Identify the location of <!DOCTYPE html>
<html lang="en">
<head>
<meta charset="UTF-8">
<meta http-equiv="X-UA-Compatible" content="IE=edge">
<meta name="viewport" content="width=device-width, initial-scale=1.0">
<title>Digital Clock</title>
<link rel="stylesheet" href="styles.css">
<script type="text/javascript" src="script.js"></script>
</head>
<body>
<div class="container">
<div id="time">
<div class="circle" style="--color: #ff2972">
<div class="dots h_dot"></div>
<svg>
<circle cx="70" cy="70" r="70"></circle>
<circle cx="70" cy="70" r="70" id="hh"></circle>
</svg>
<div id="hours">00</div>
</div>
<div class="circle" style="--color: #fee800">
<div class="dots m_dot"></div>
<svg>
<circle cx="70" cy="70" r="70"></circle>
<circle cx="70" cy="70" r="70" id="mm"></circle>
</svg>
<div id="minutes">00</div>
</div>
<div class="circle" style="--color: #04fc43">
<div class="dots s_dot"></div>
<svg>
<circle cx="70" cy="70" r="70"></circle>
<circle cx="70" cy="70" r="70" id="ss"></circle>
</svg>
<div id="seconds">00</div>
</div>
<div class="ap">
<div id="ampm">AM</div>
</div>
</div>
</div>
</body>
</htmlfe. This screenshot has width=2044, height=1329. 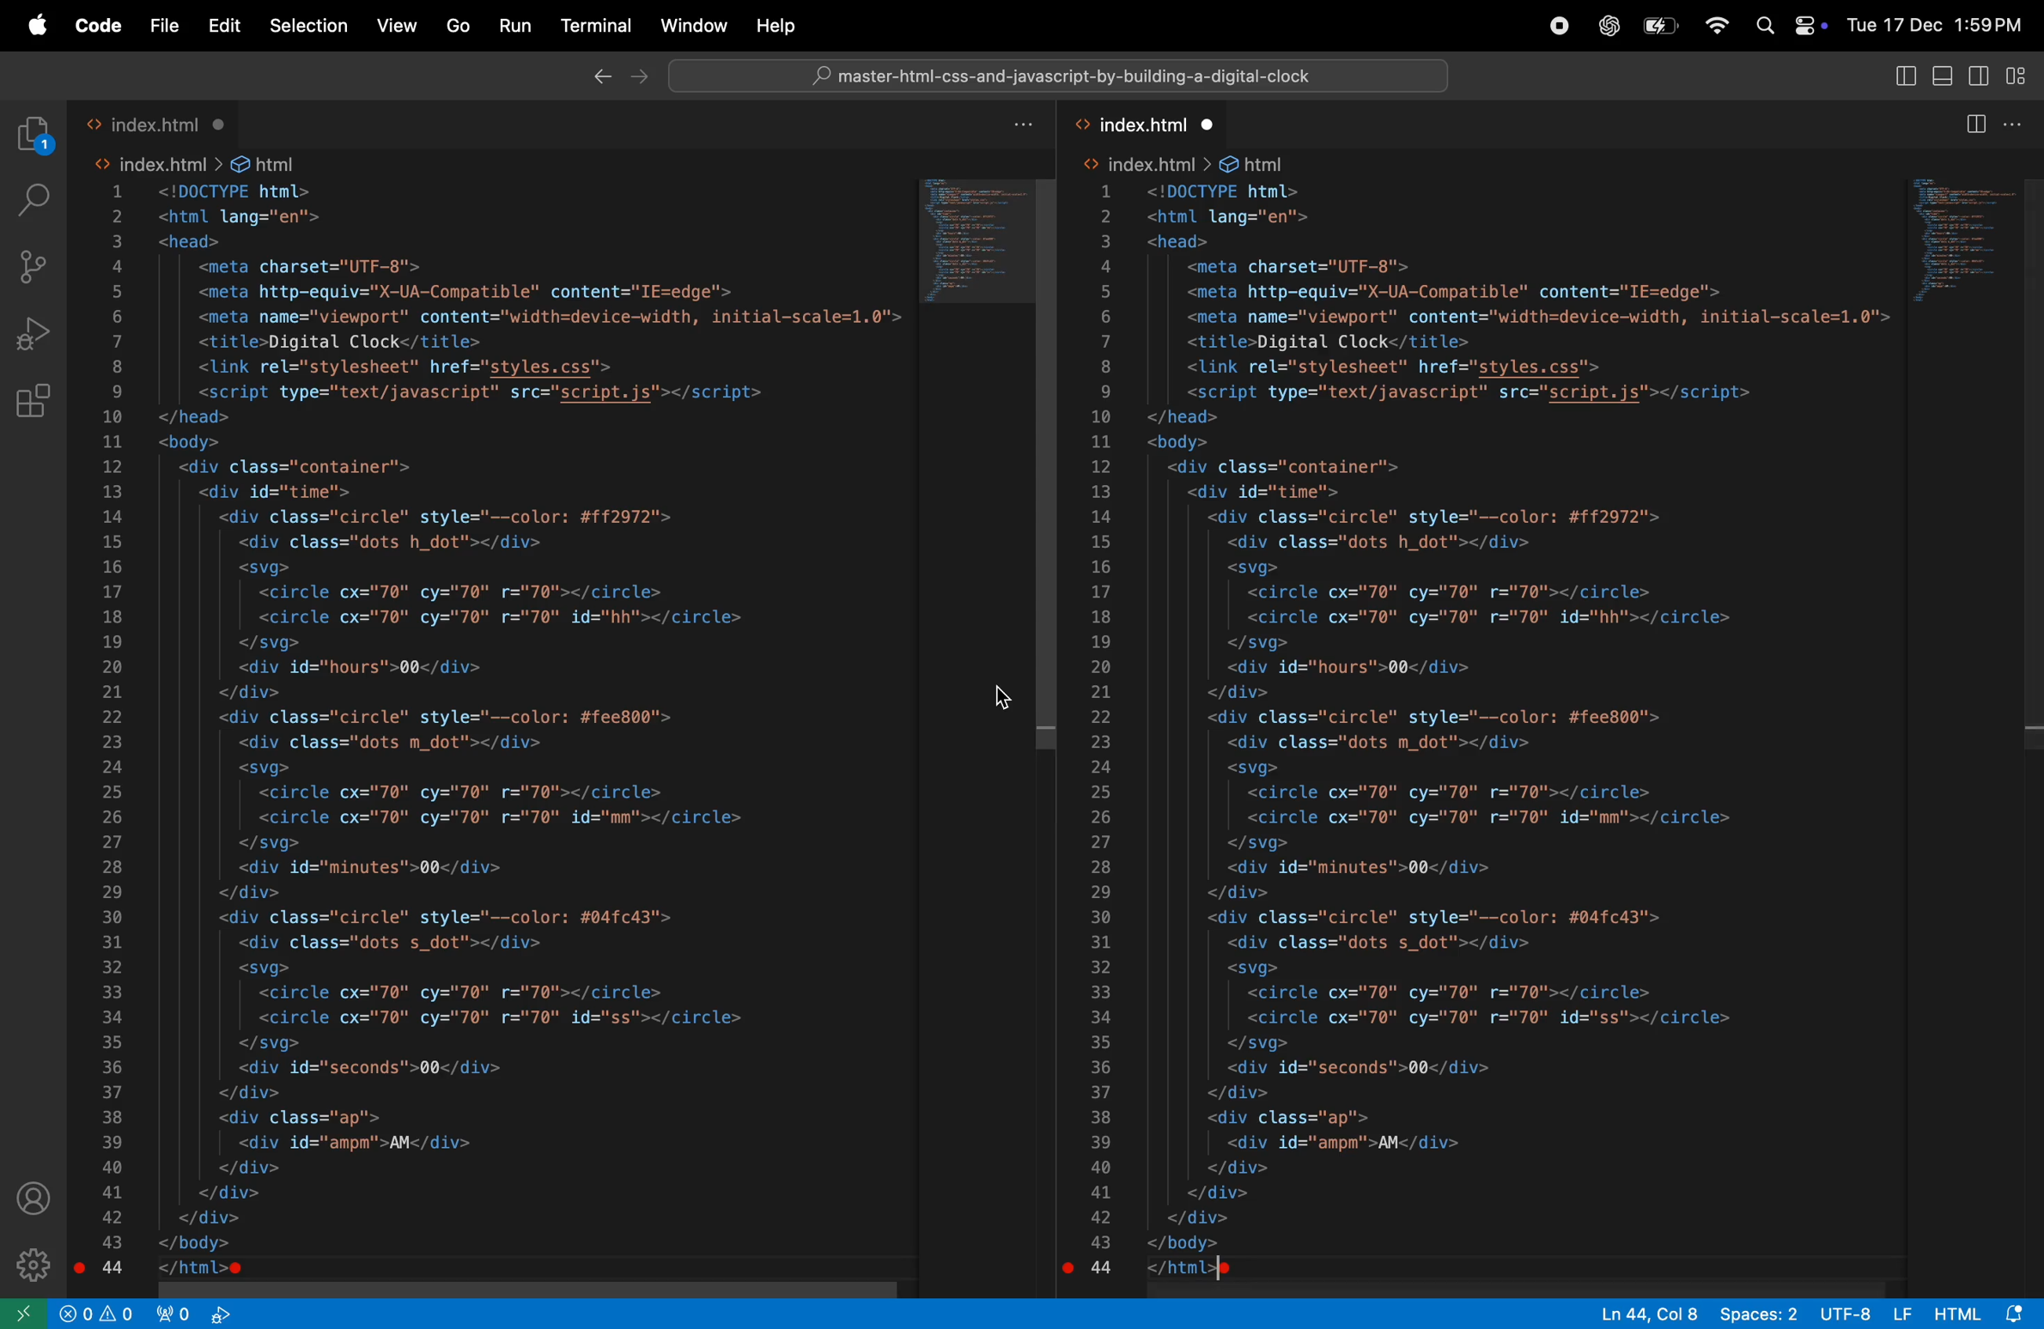
(1518, 737).